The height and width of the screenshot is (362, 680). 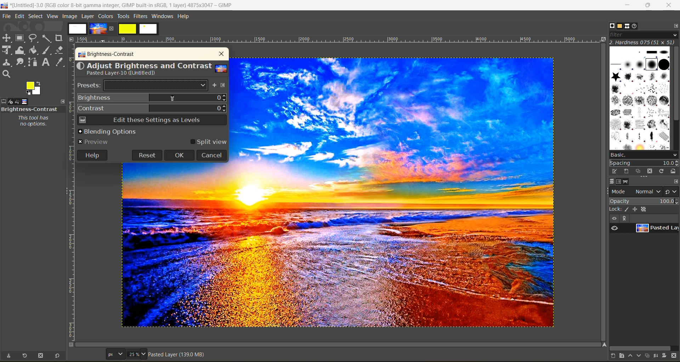 I want to click on delete brush, so click(x=651, y=172).